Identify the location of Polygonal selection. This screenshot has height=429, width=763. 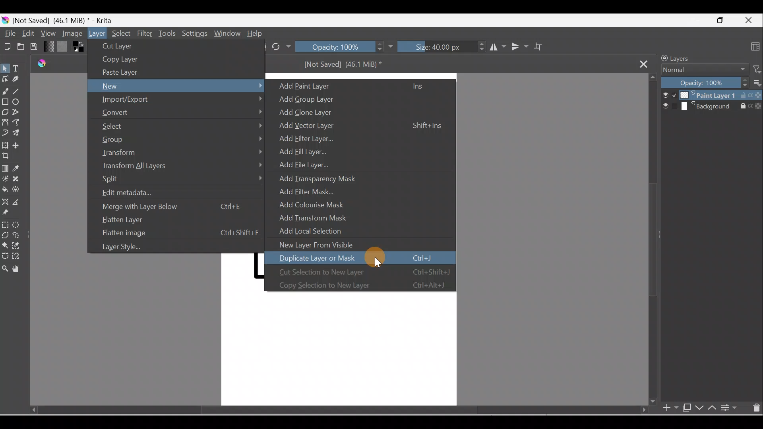
(5, 234).